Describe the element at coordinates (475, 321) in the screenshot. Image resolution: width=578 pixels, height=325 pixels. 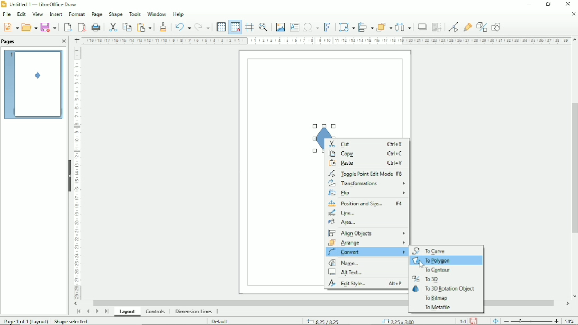
I see `Save` at that location.